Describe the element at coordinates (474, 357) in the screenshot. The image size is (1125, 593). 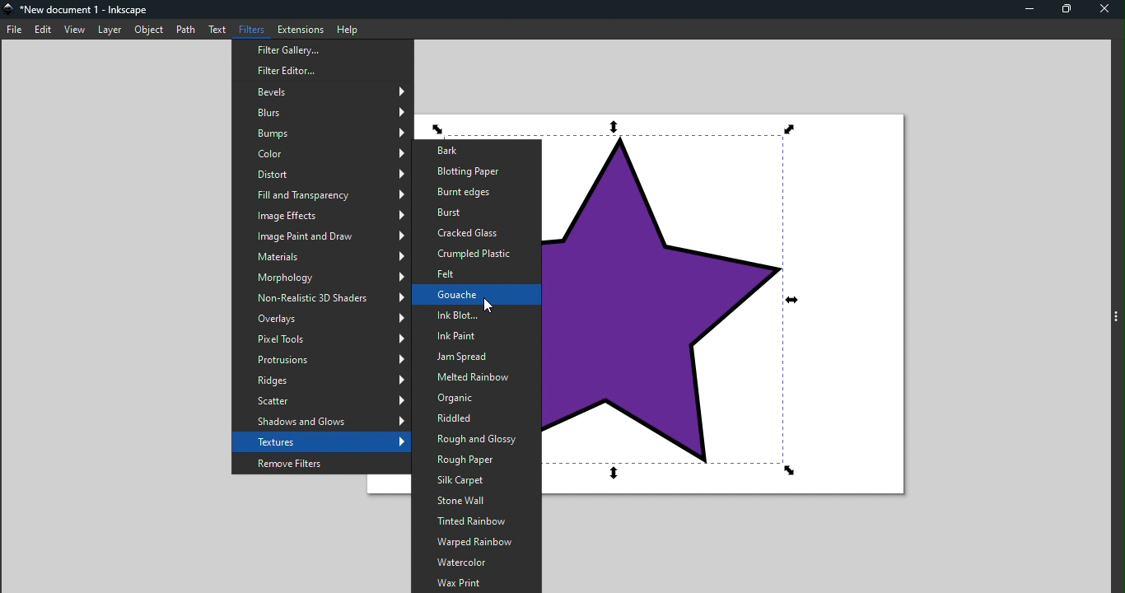
I see `Jam spread` at that location.